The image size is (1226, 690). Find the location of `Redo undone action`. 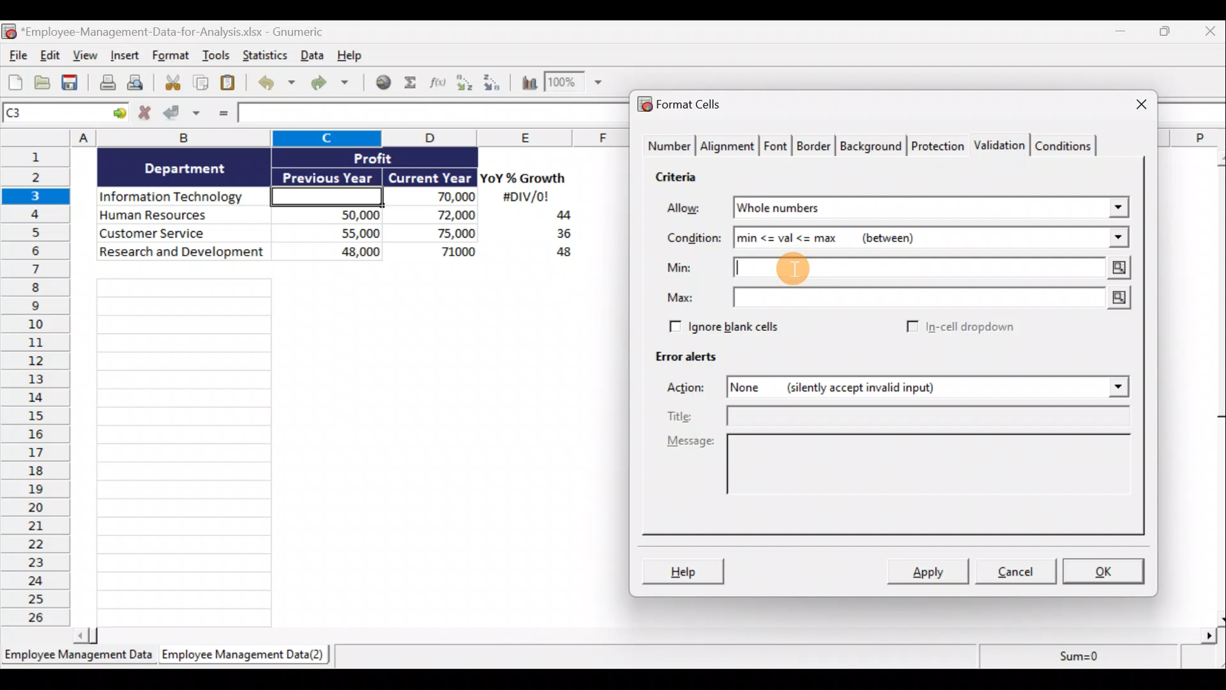

Redo undone action is located at coordinates (335, 83).